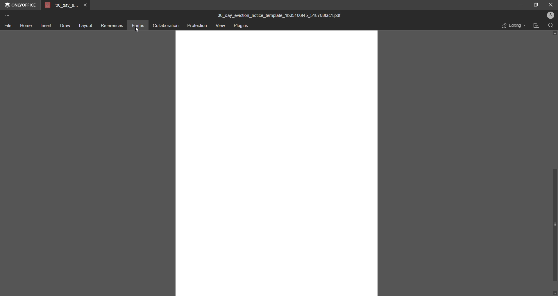 Image resolution: width=558 pixels, height=296 pixels. I want to click on insert, so click(45, 26).